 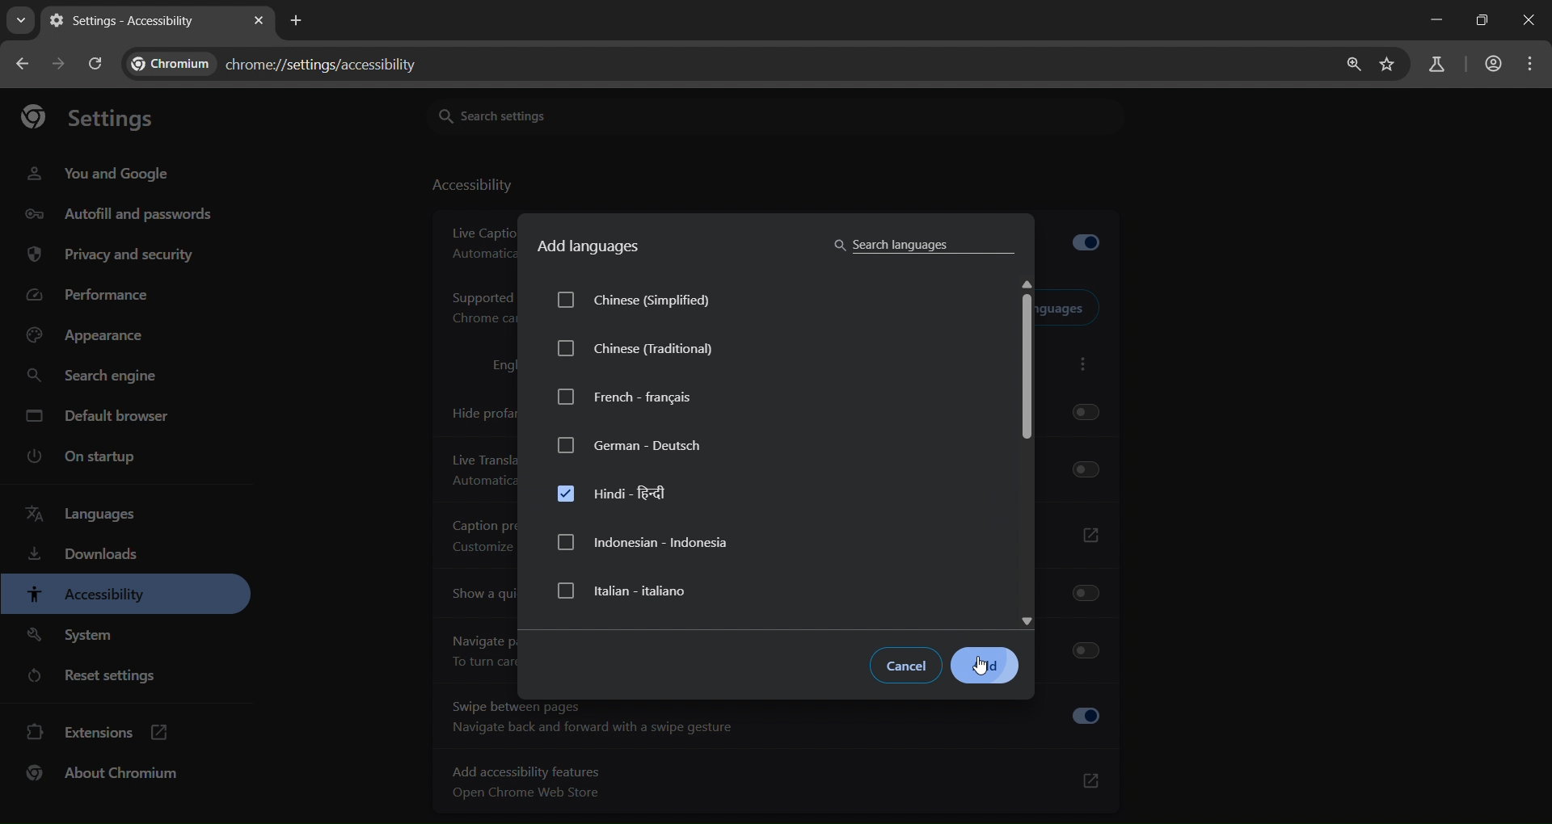 What do you see at coordinates (74, 637) in the screenshot?
I see `system` at bounding box center [74, 637].